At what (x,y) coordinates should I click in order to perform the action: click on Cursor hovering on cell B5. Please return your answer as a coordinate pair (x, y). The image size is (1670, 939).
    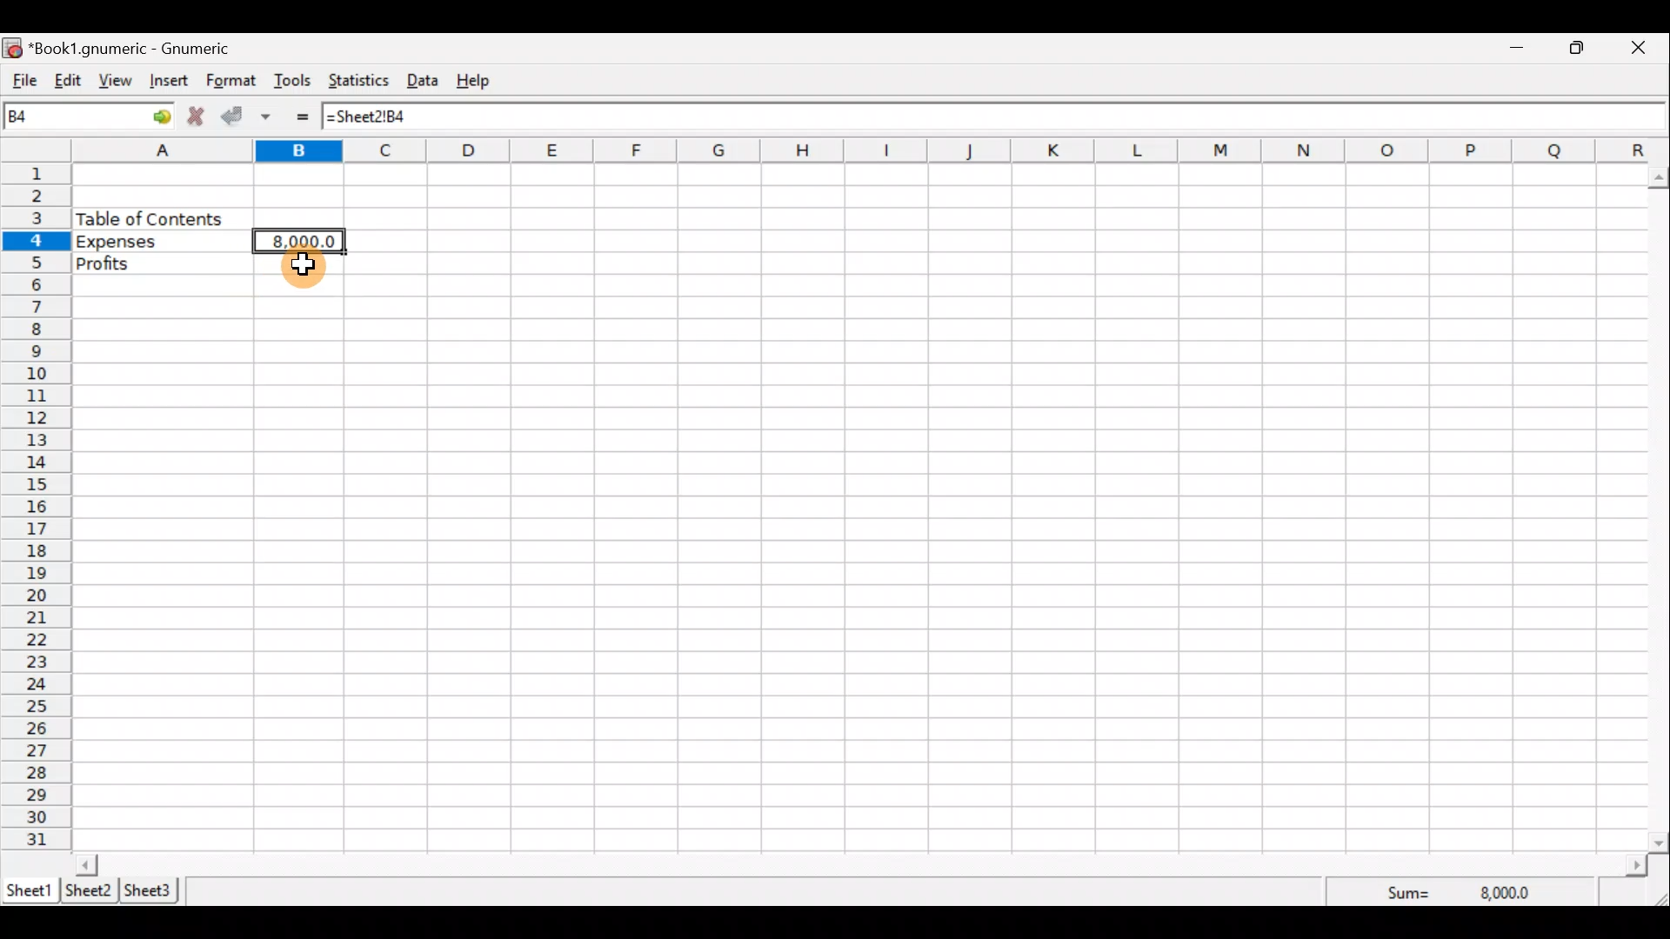
    Looking at the image, I should click on (304, 276).